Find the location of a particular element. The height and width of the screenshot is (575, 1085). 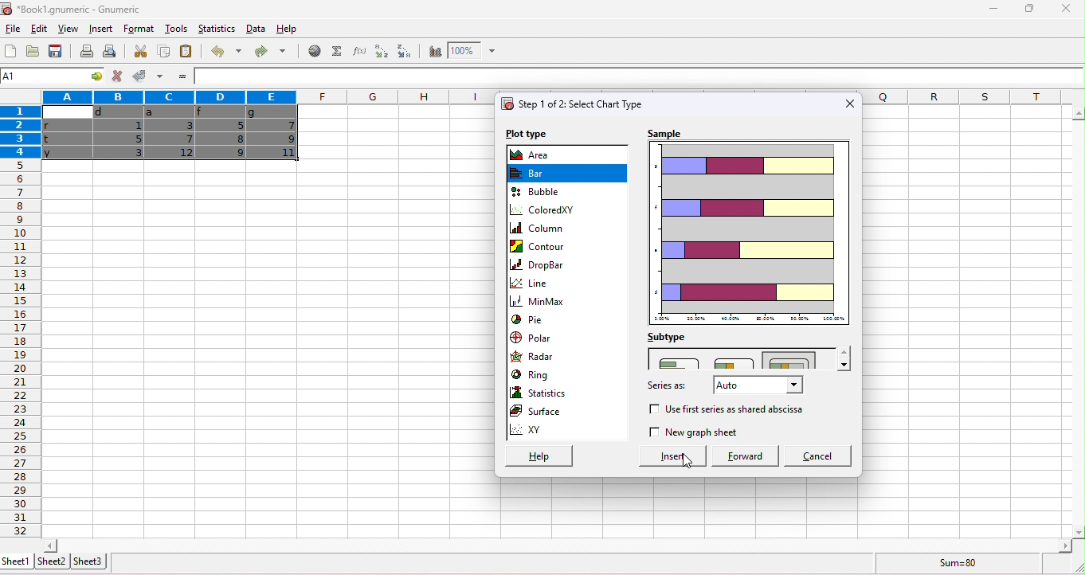

use 1st series as abscissa is located at coordinates (738, 410).